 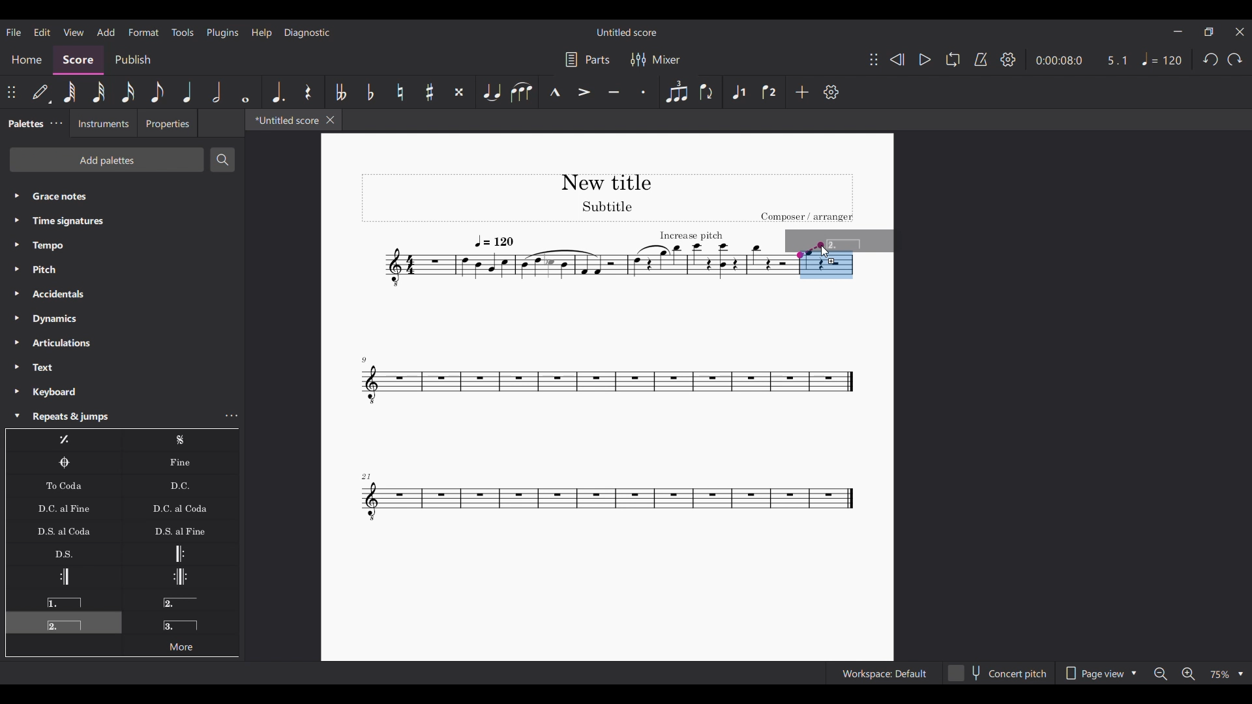 What do you see at coordinates (1240, 32) in the screenshot?
I see `Close interface` at bounding box center [1240, 32].